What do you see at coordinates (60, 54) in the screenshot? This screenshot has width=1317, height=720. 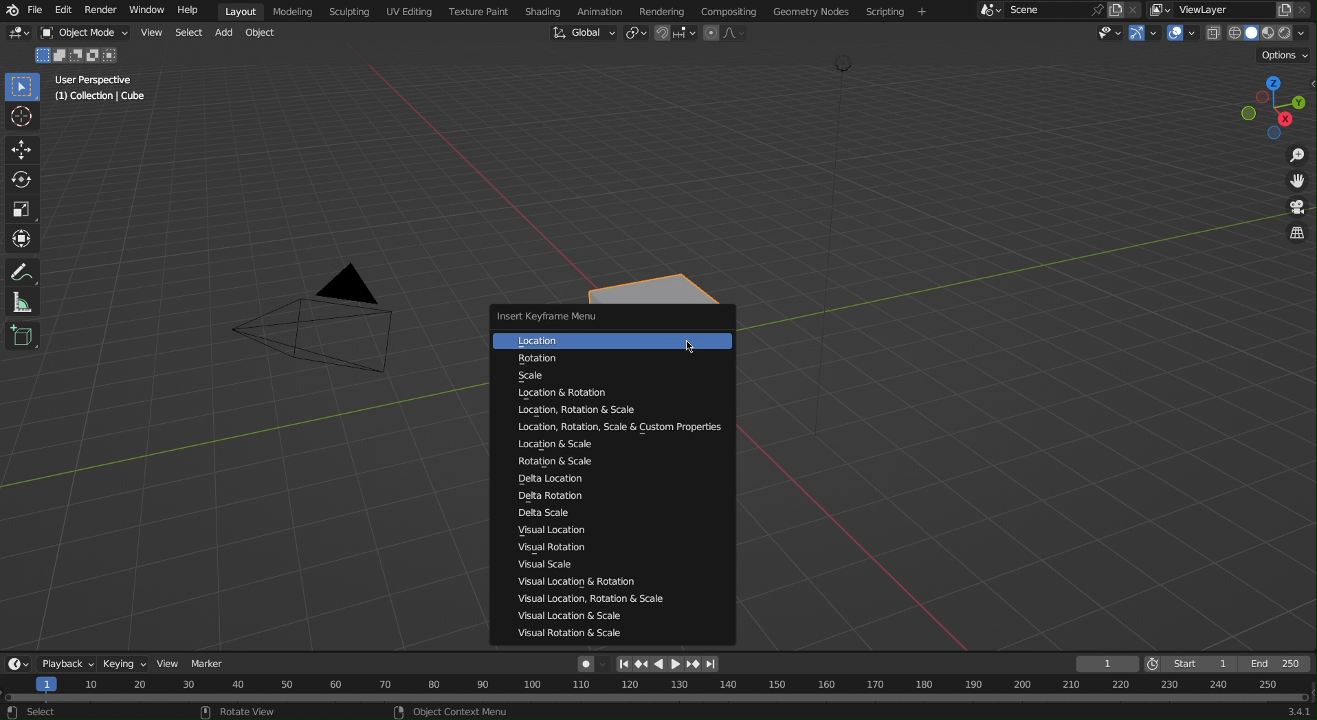 I see `Merge` at bounding box center [60, 54].